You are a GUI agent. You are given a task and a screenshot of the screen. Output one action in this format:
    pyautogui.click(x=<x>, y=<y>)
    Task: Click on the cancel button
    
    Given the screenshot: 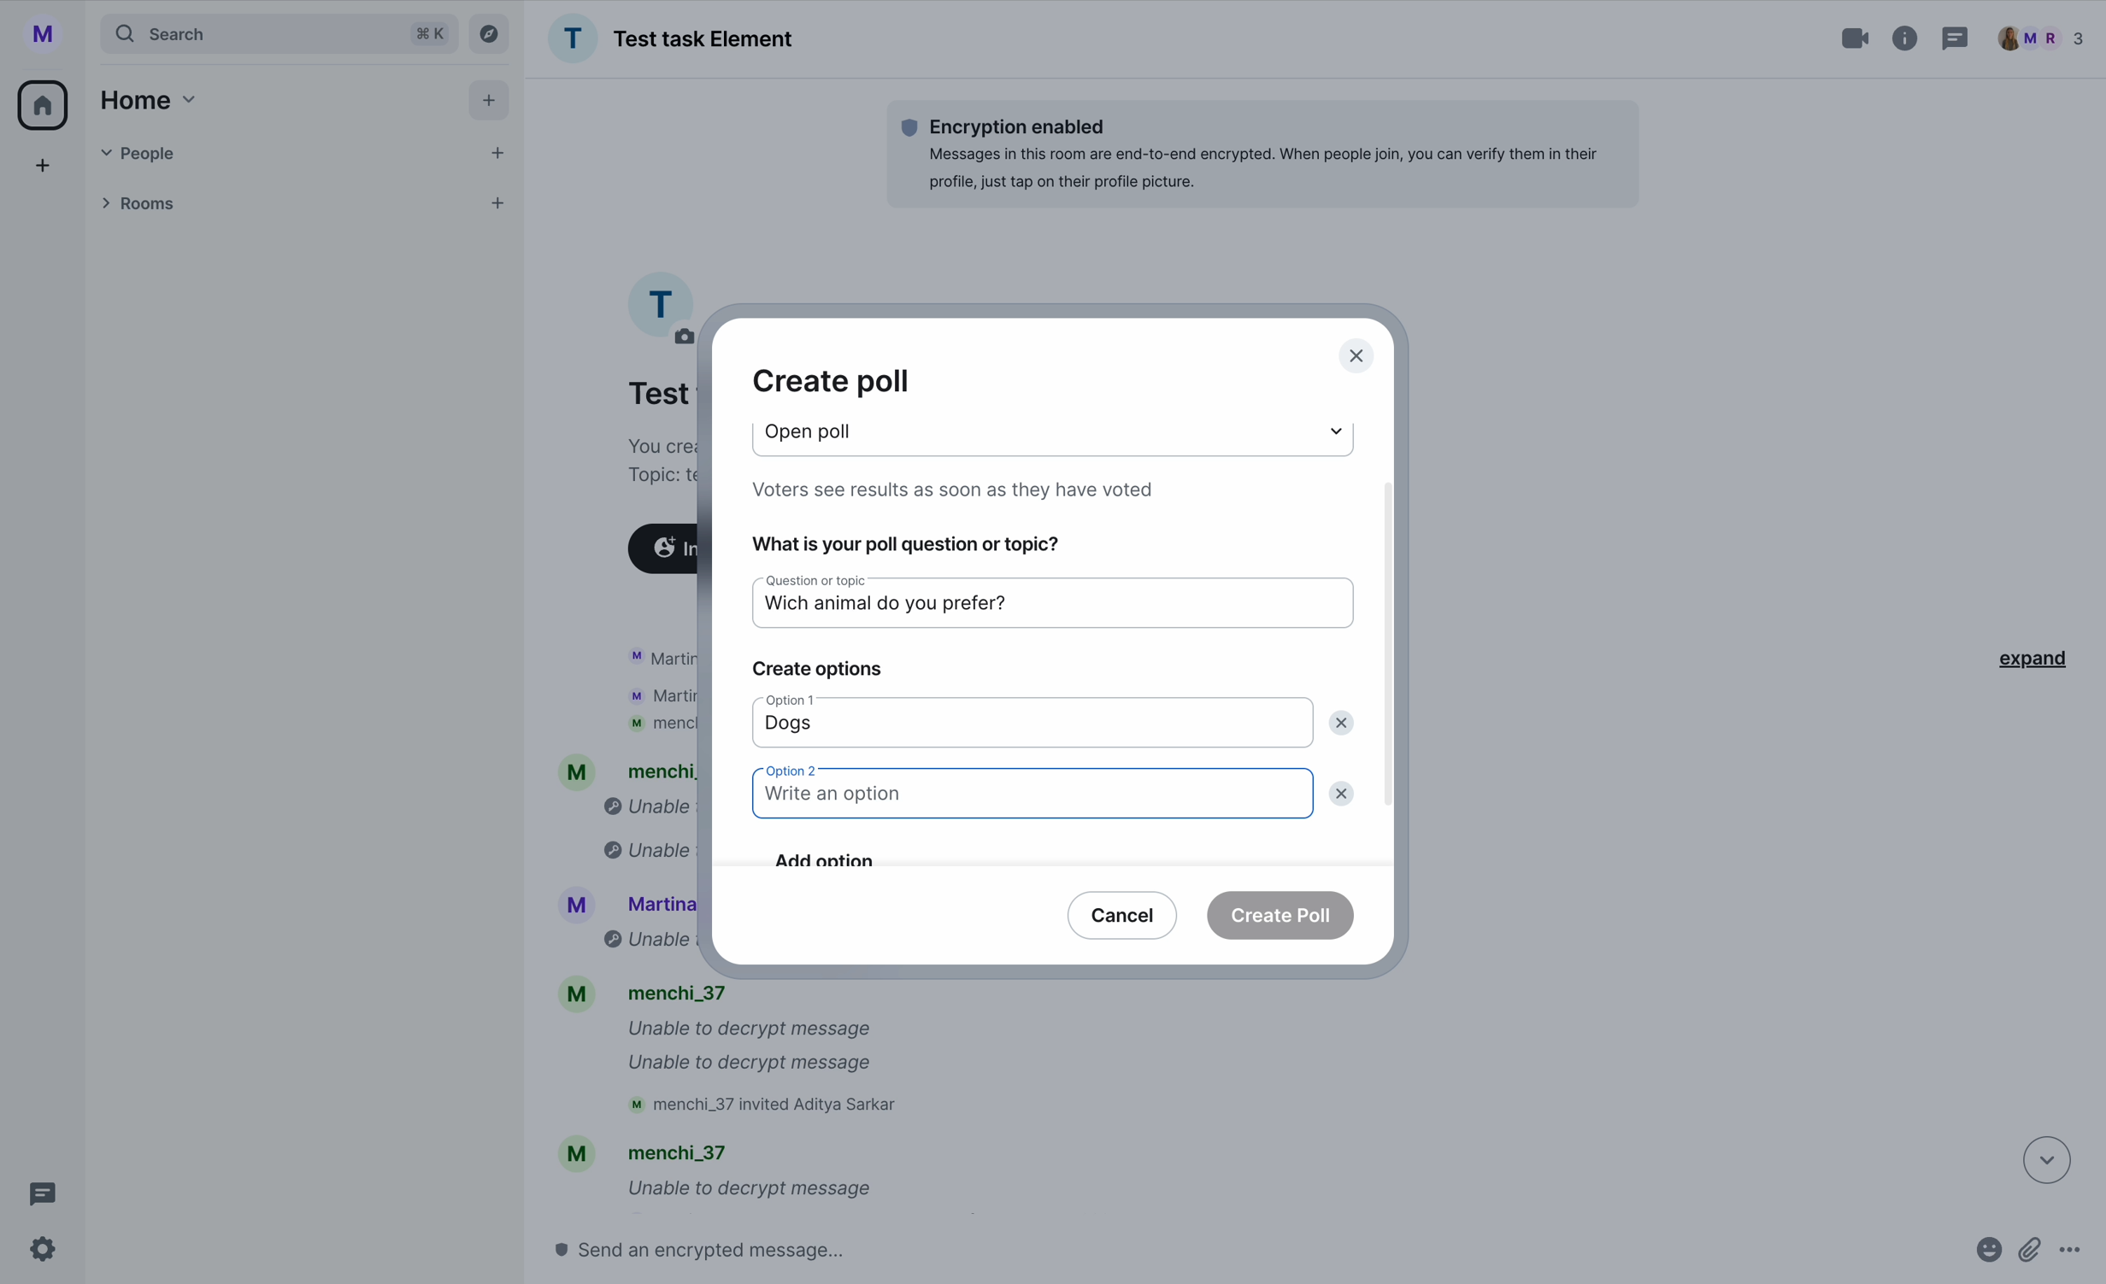 What is the action you would take?
    pyautogui.click(x=1124, y=913)
    